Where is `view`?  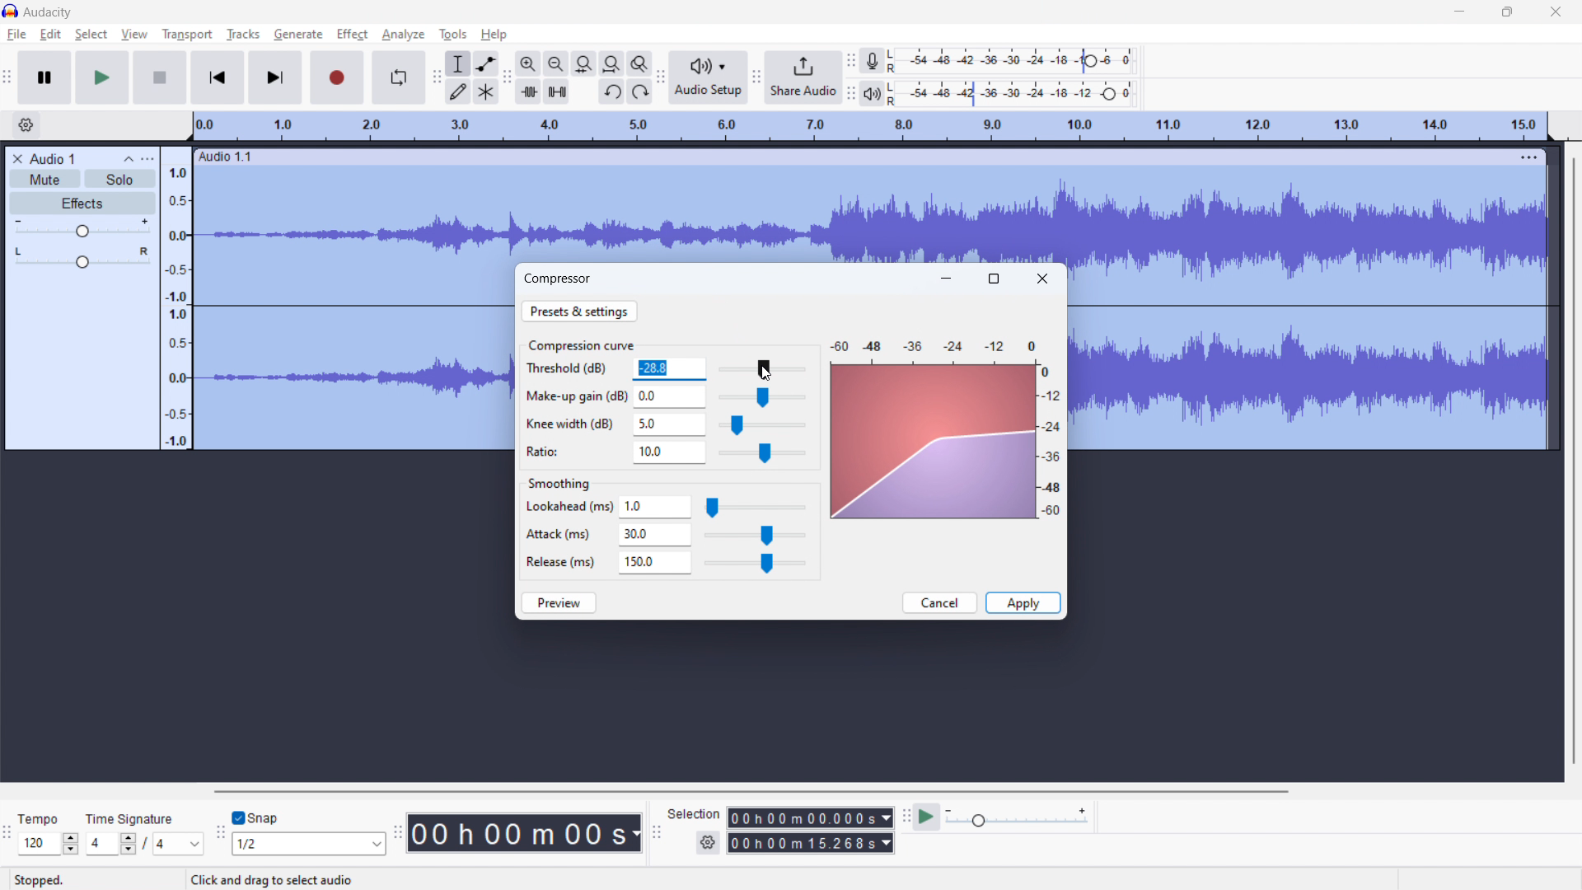 view is located at coordinates (134, 35).